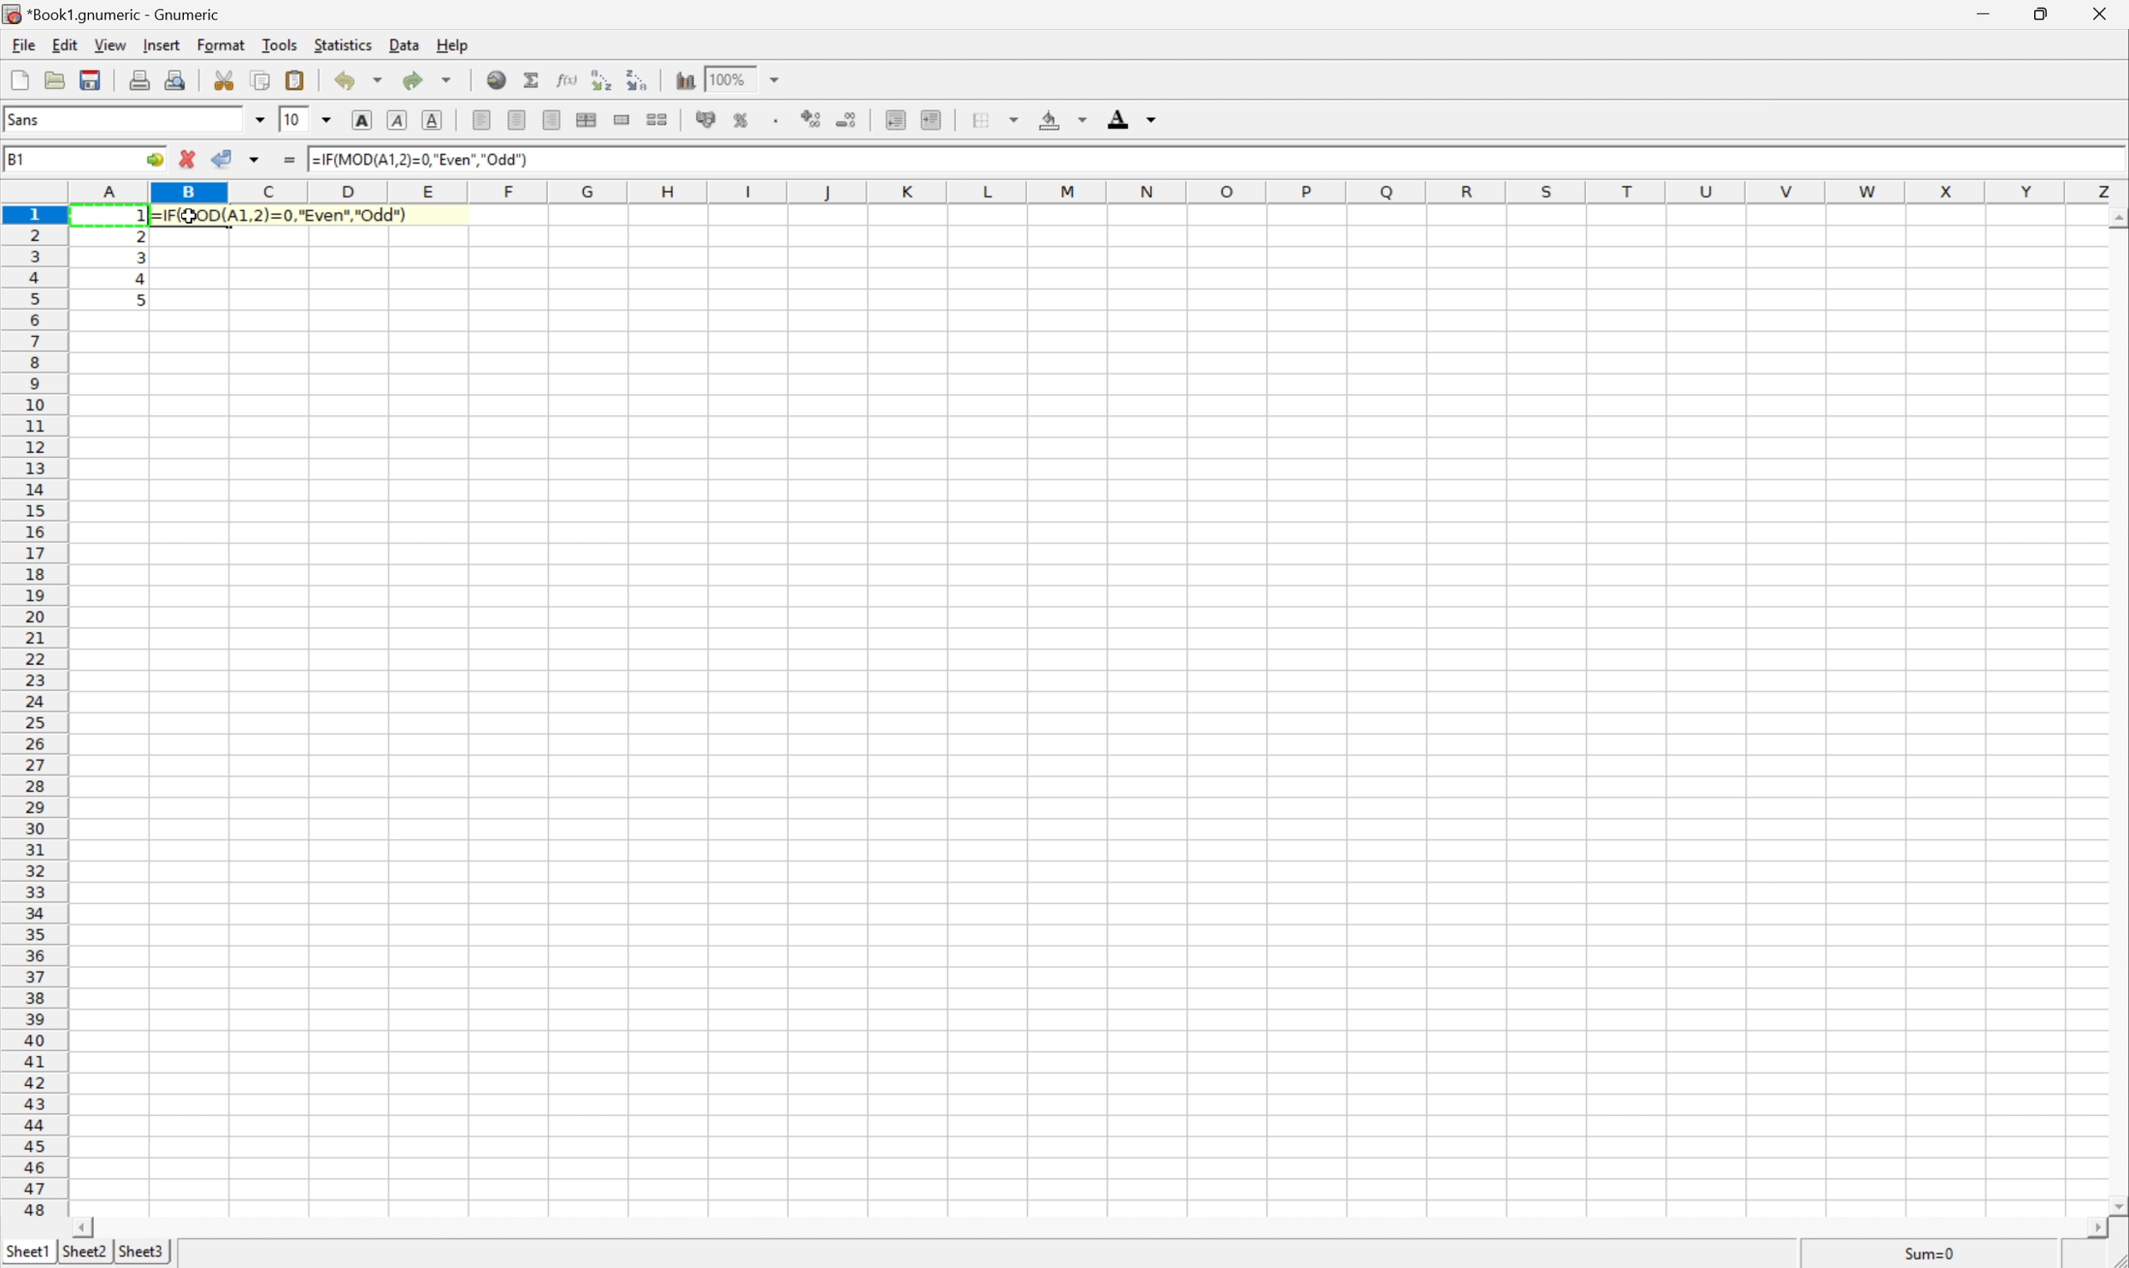  Describe the element at coordinates (1134, 119) in the screenshot. I see `Foreground` at that location.